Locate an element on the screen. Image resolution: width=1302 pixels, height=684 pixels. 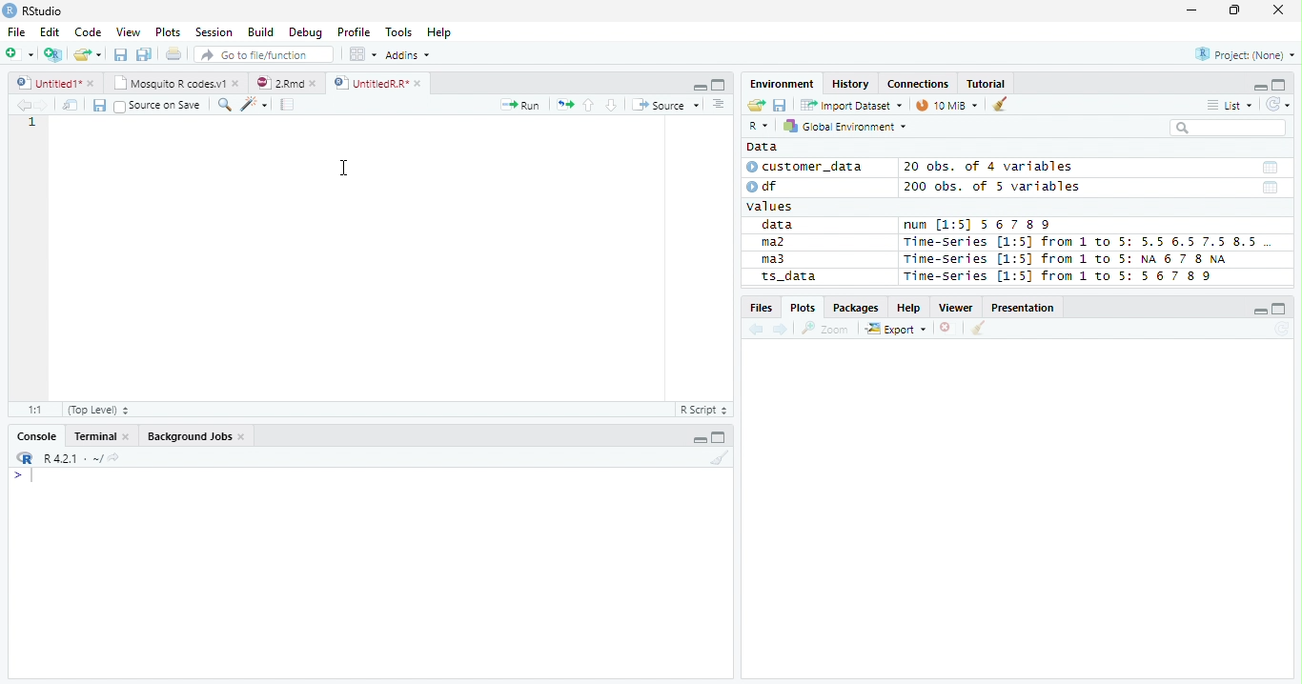
Presentation is located at coordinates (1026, 308).